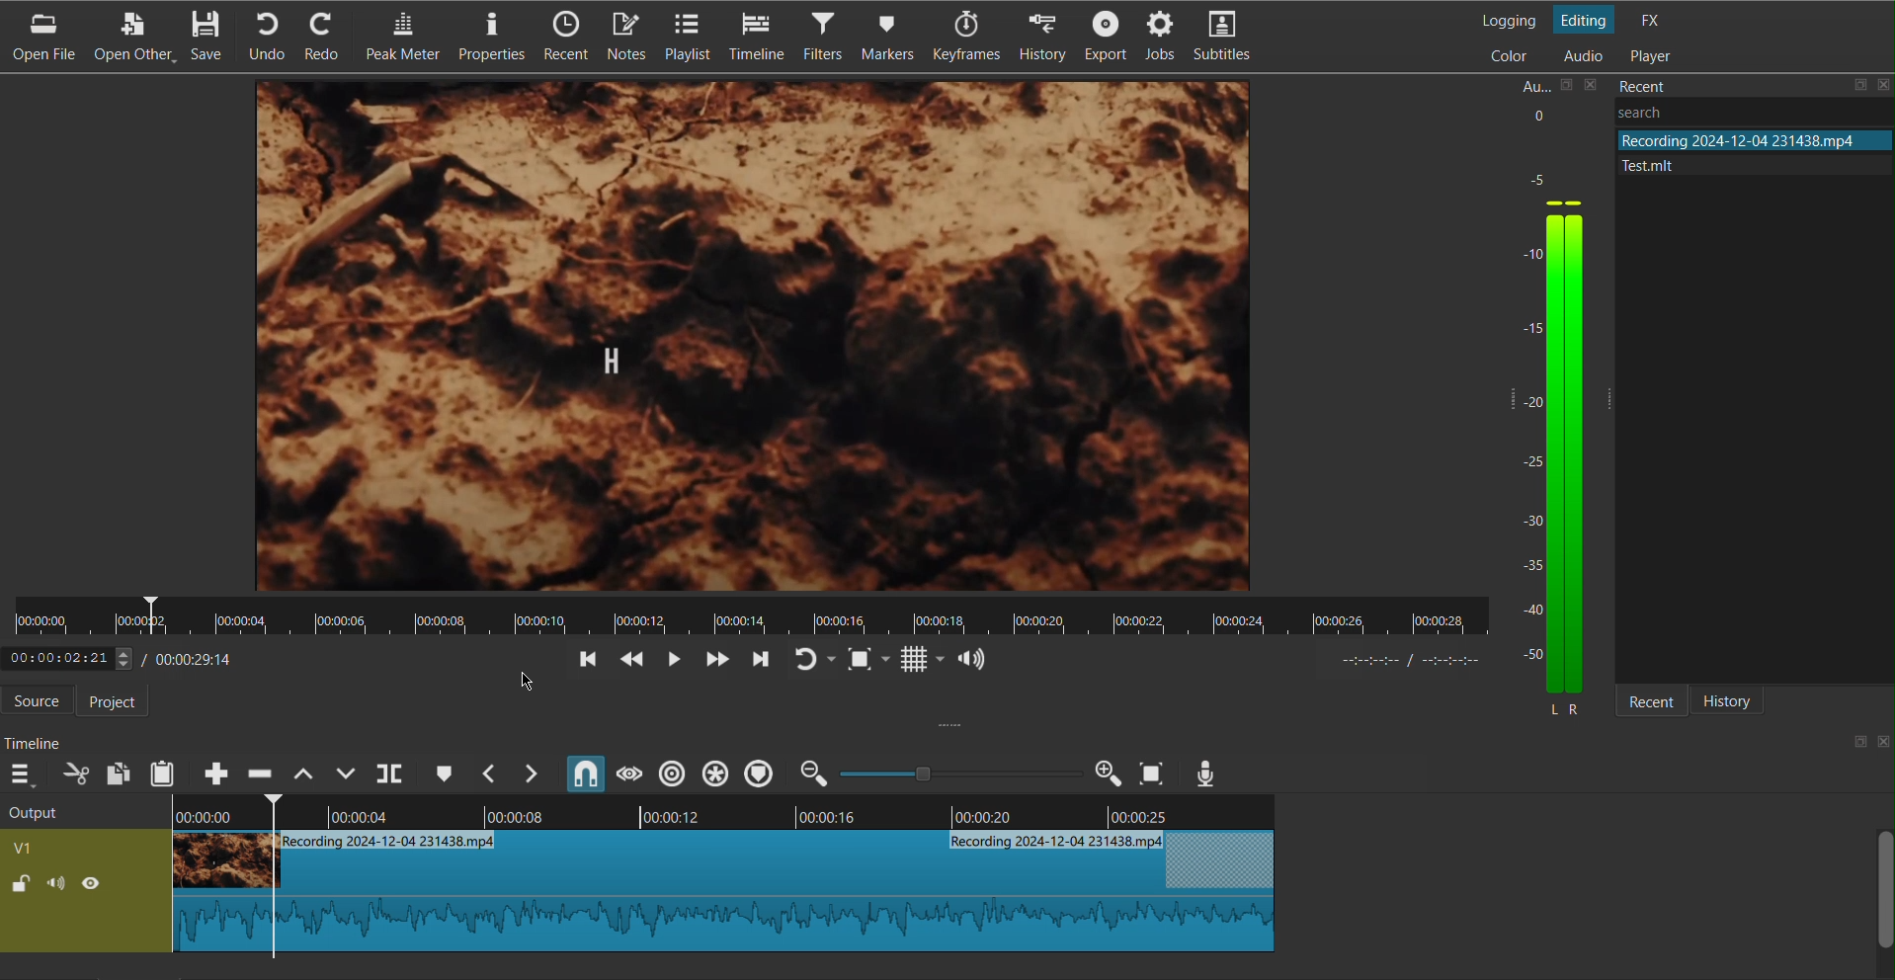  What do you see at coordinates (964, 41) in the screenshot?
I see `Keyframes` at bounding box center [964, 41].